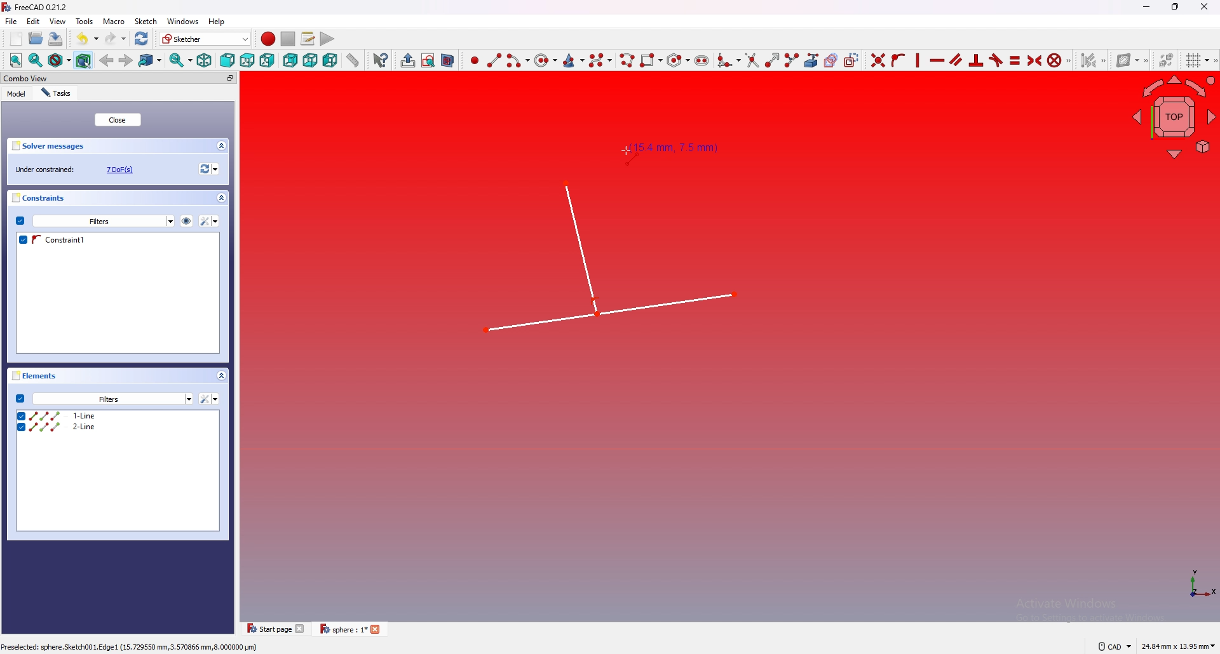  I want to click on Save, so click(55, 39).